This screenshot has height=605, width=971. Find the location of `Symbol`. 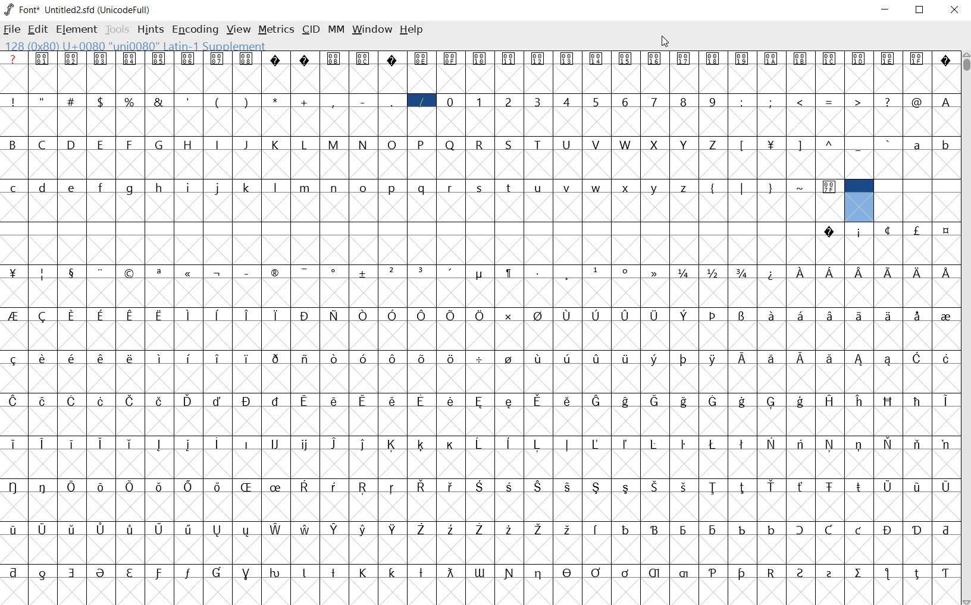

Symbol is located at coordinates (363, 443).